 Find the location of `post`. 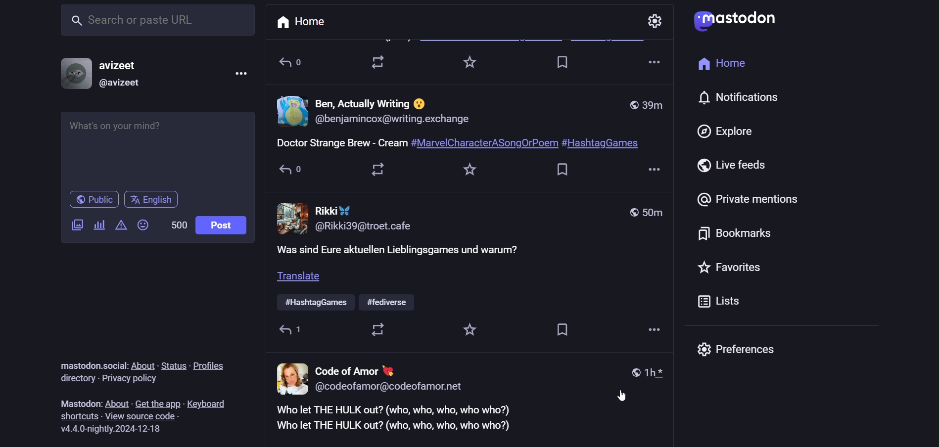

post is located at coordinates (220, 225).